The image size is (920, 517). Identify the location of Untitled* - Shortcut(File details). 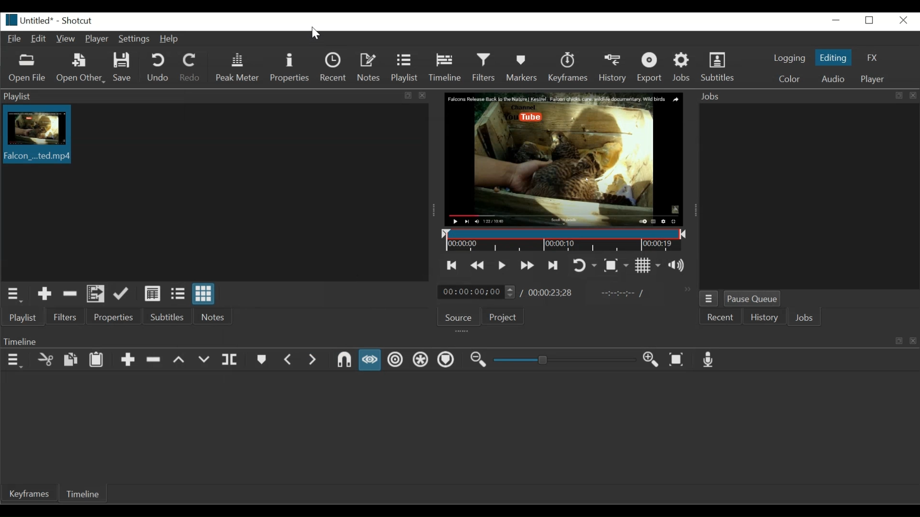
(56, 21).